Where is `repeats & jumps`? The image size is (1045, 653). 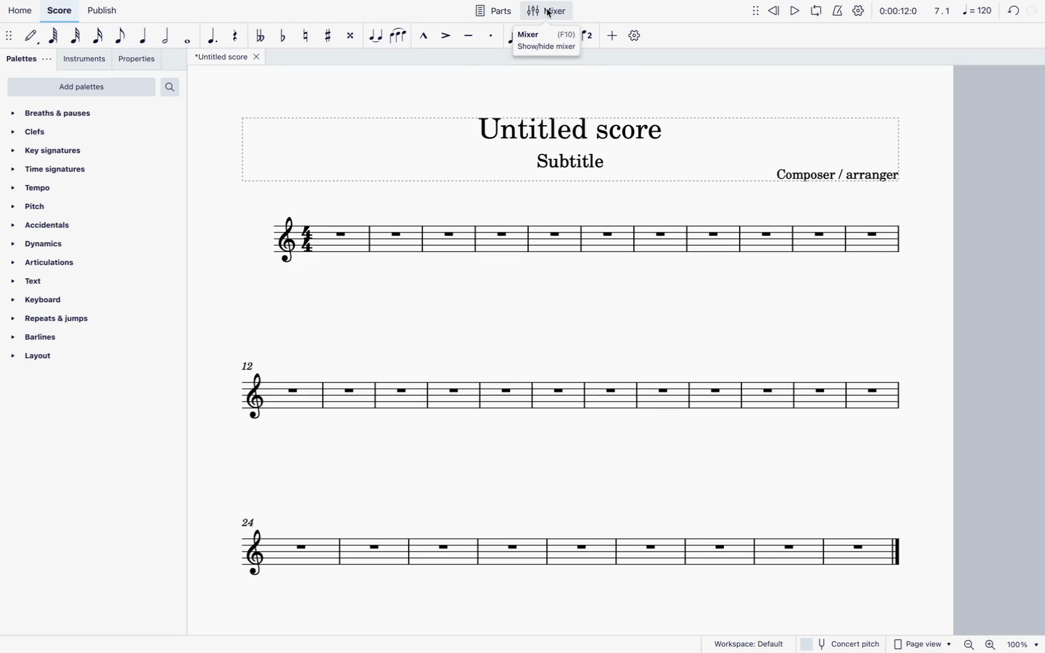
repeats & jumps is located at coordinates (62, 318).